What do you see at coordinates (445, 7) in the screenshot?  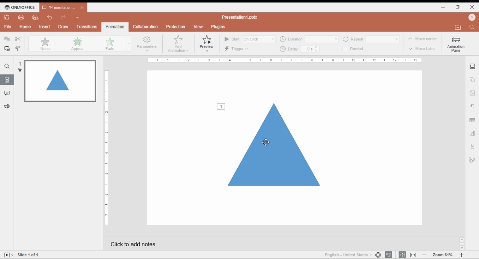 I see `minimize` at bounding box center [445, 7].